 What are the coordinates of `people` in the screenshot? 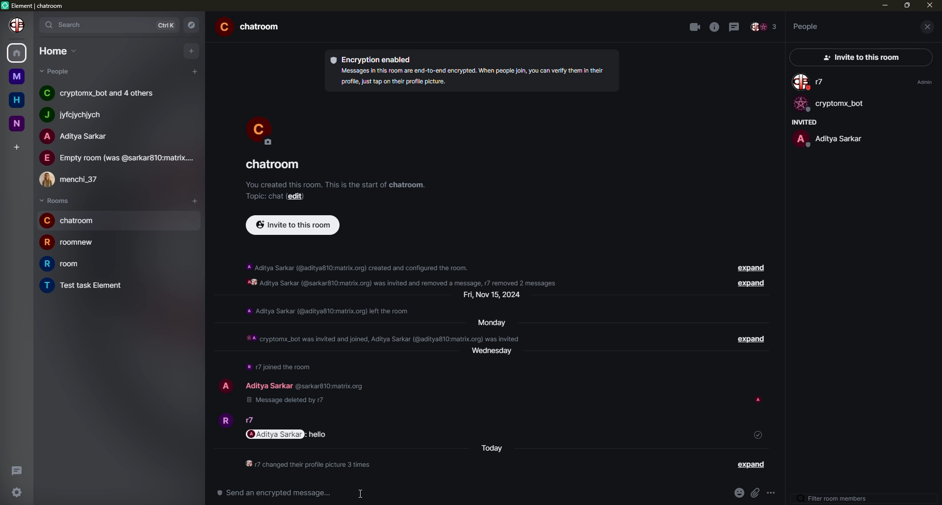 It's located at (118, 158).